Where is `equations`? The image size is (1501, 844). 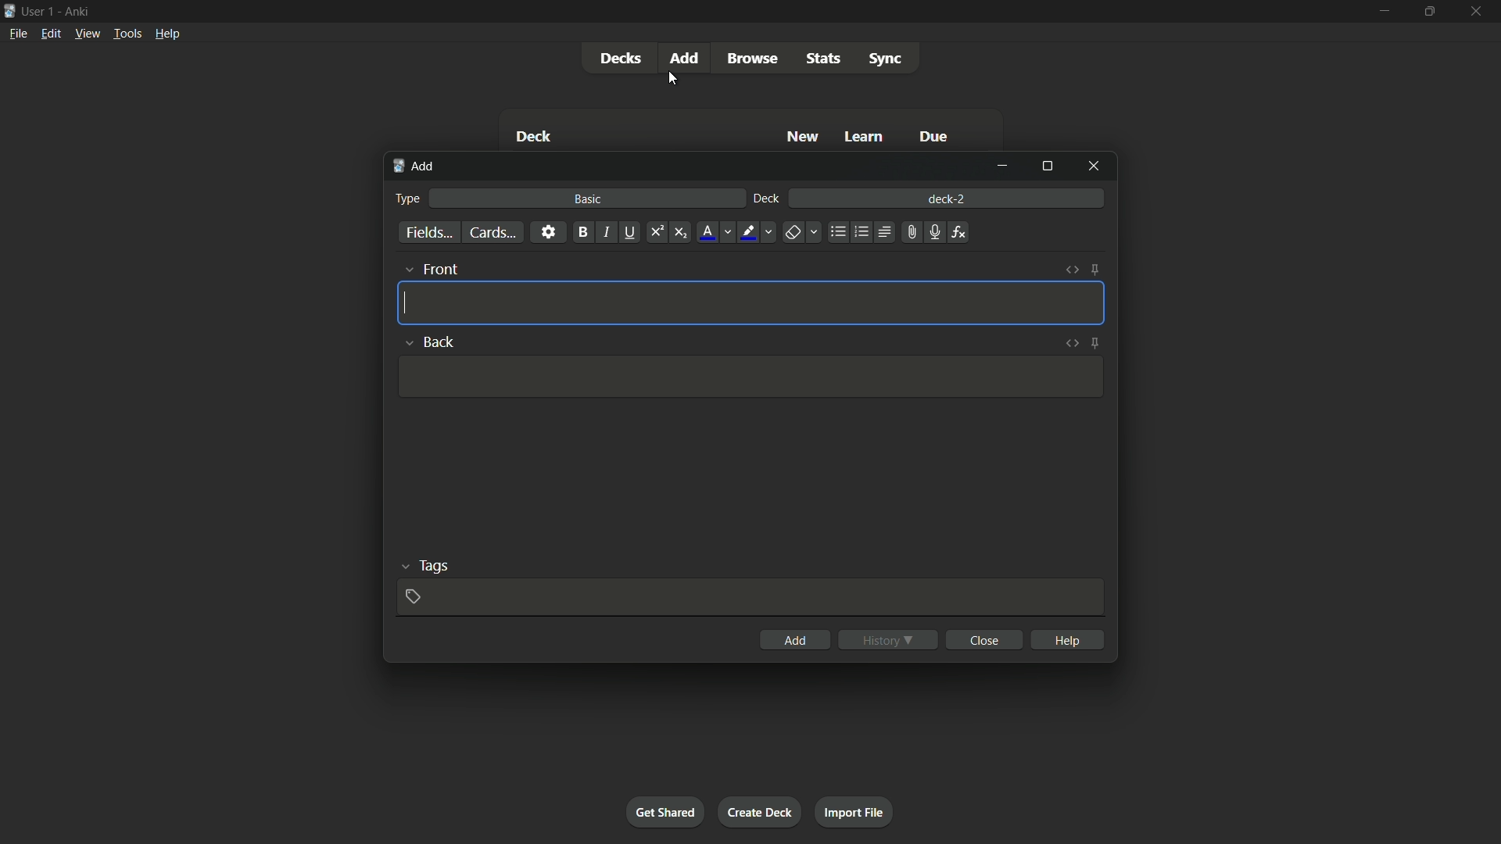
equations is located at coordinates (961, 233).